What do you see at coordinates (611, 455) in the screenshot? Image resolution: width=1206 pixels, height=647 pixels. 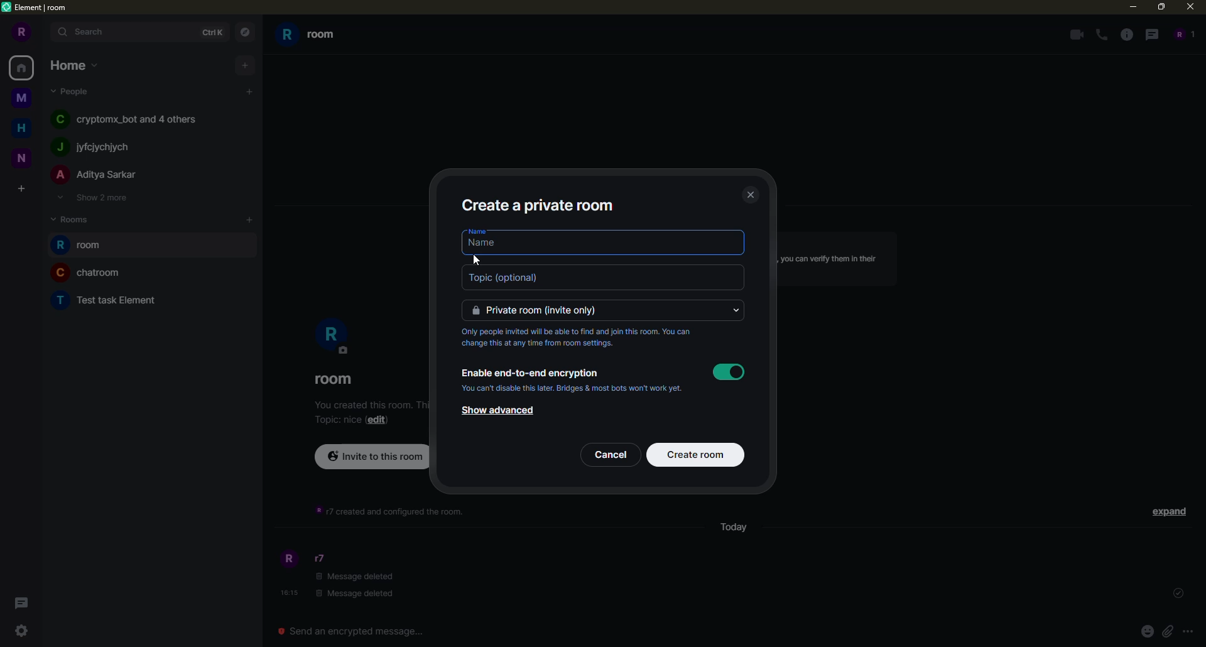 I see `cancel` at bounding box center [611, 455].